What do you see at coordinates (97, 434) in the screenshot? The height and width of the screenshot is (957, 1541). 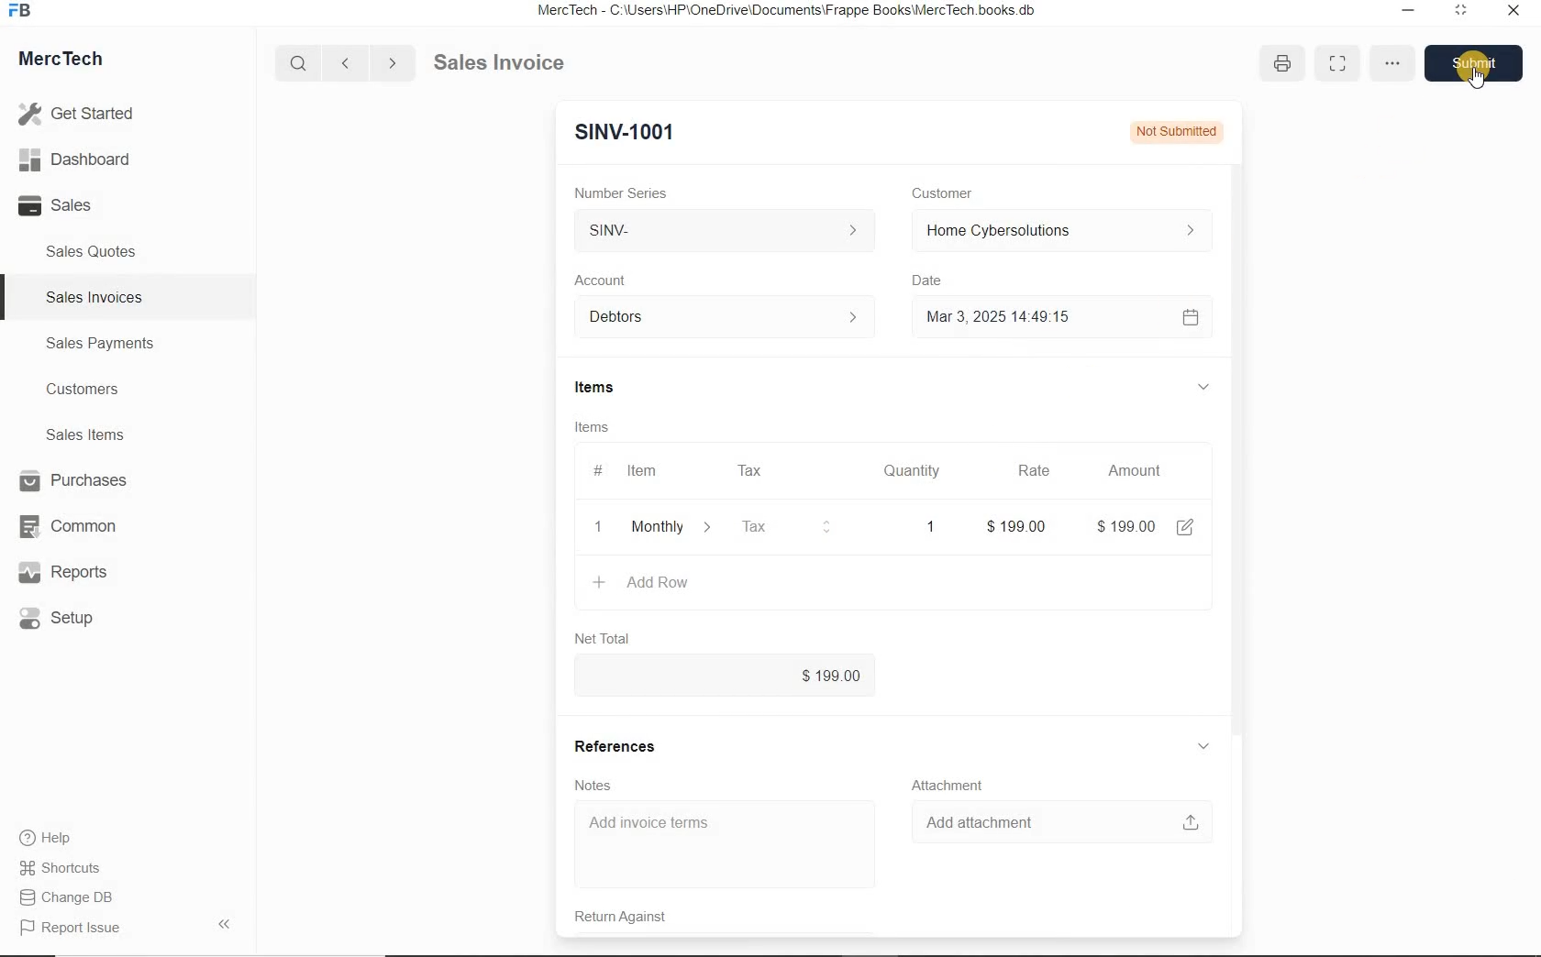 I see `Sales Items` at bounding box center [97, 434].